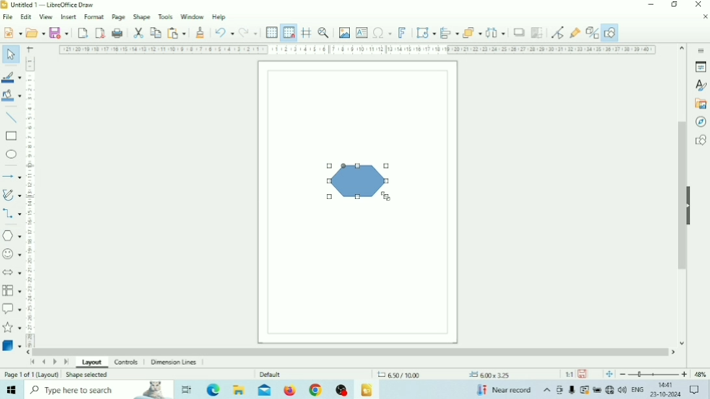  I want to click on Insert Line, so click(12, 118).